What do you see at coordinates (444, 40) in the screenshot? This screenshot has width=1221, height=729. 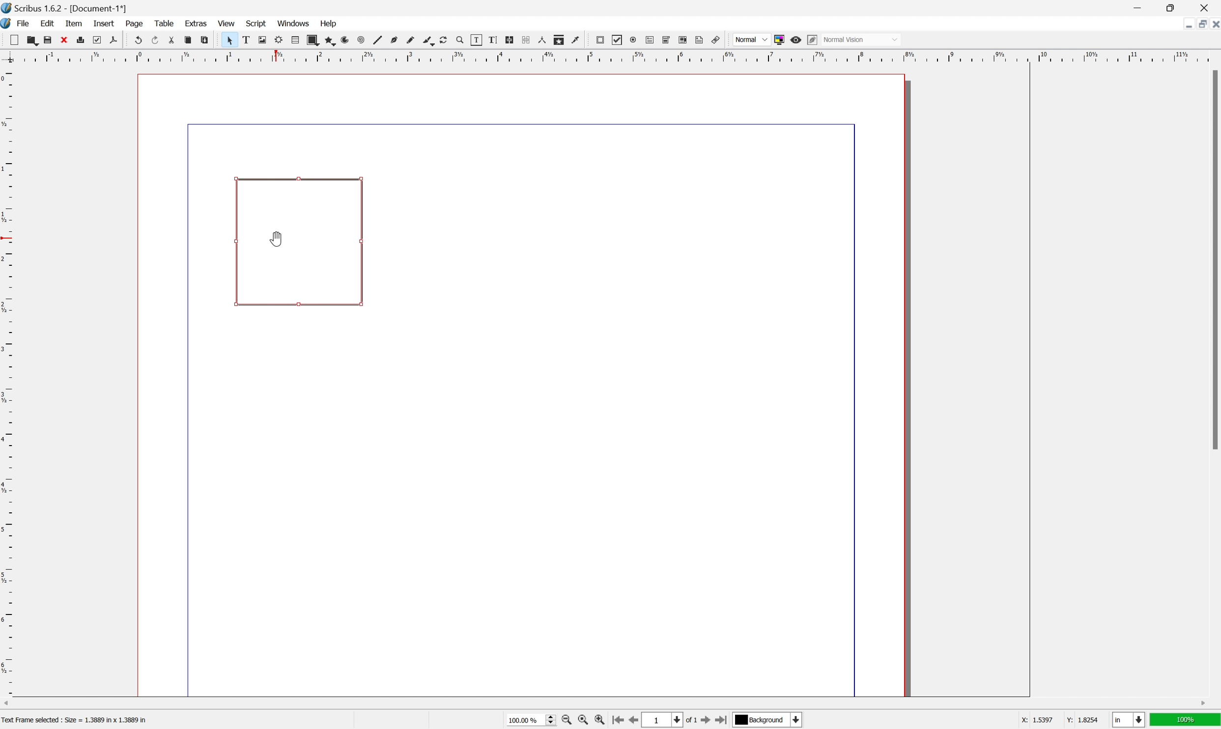 I see `rotate item` at bounding box center [444, 40].